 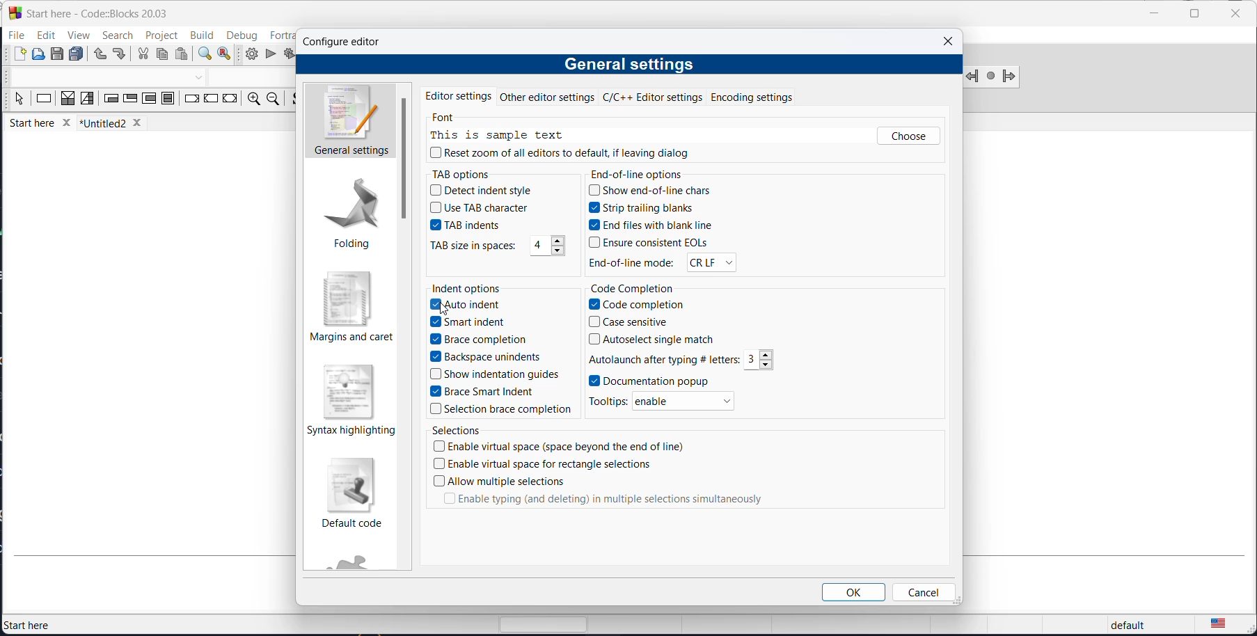 What do you see at coordinates (655, 97) in the screenshot?
I see `c++ editor setttings` at bounding box center [655, 97].